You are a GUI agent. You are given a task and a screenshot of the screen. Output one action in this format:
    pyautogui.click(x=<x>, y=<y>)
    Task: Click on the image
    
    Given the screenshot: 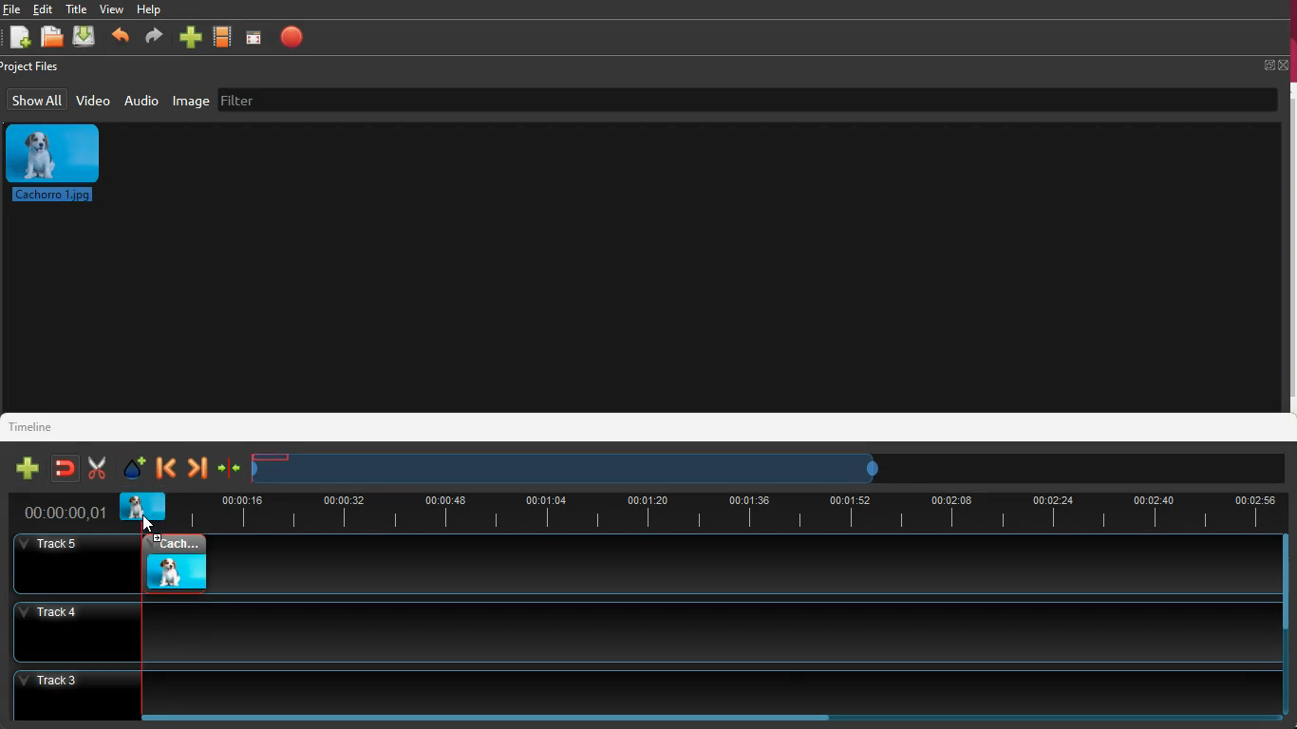 What is the action you would take?
    pyautogui.click(x=64, y=167)
    